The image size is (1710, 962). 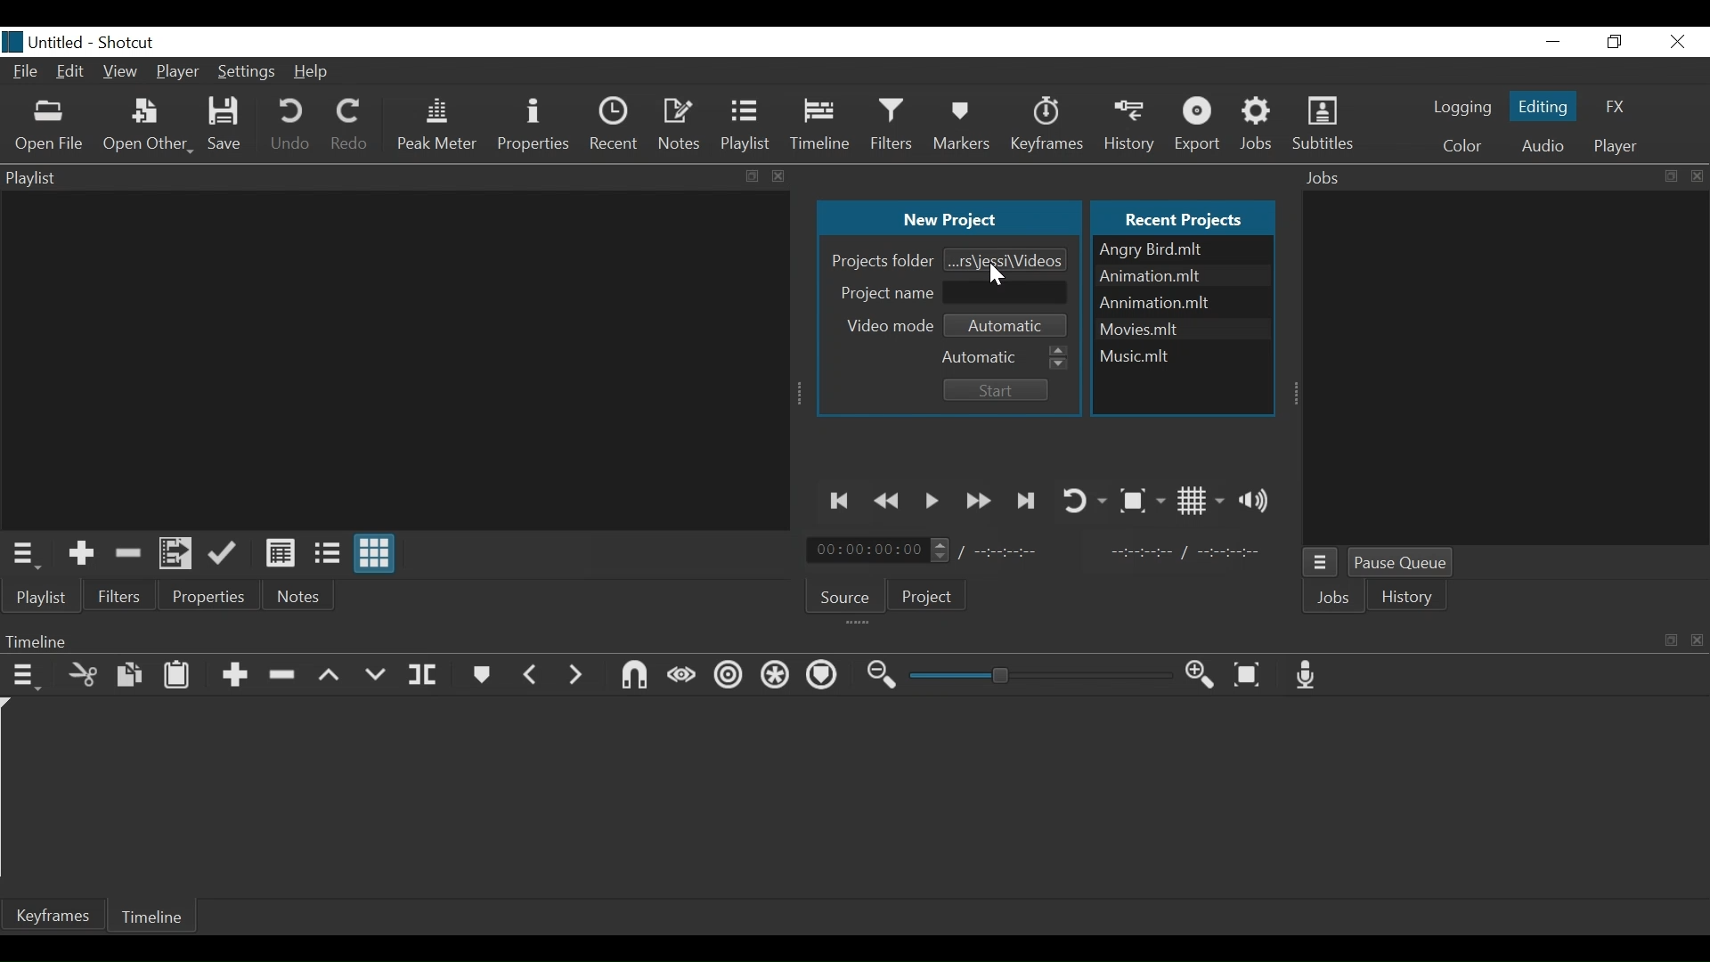 I want to click on Source, so click(x=846, y=594).